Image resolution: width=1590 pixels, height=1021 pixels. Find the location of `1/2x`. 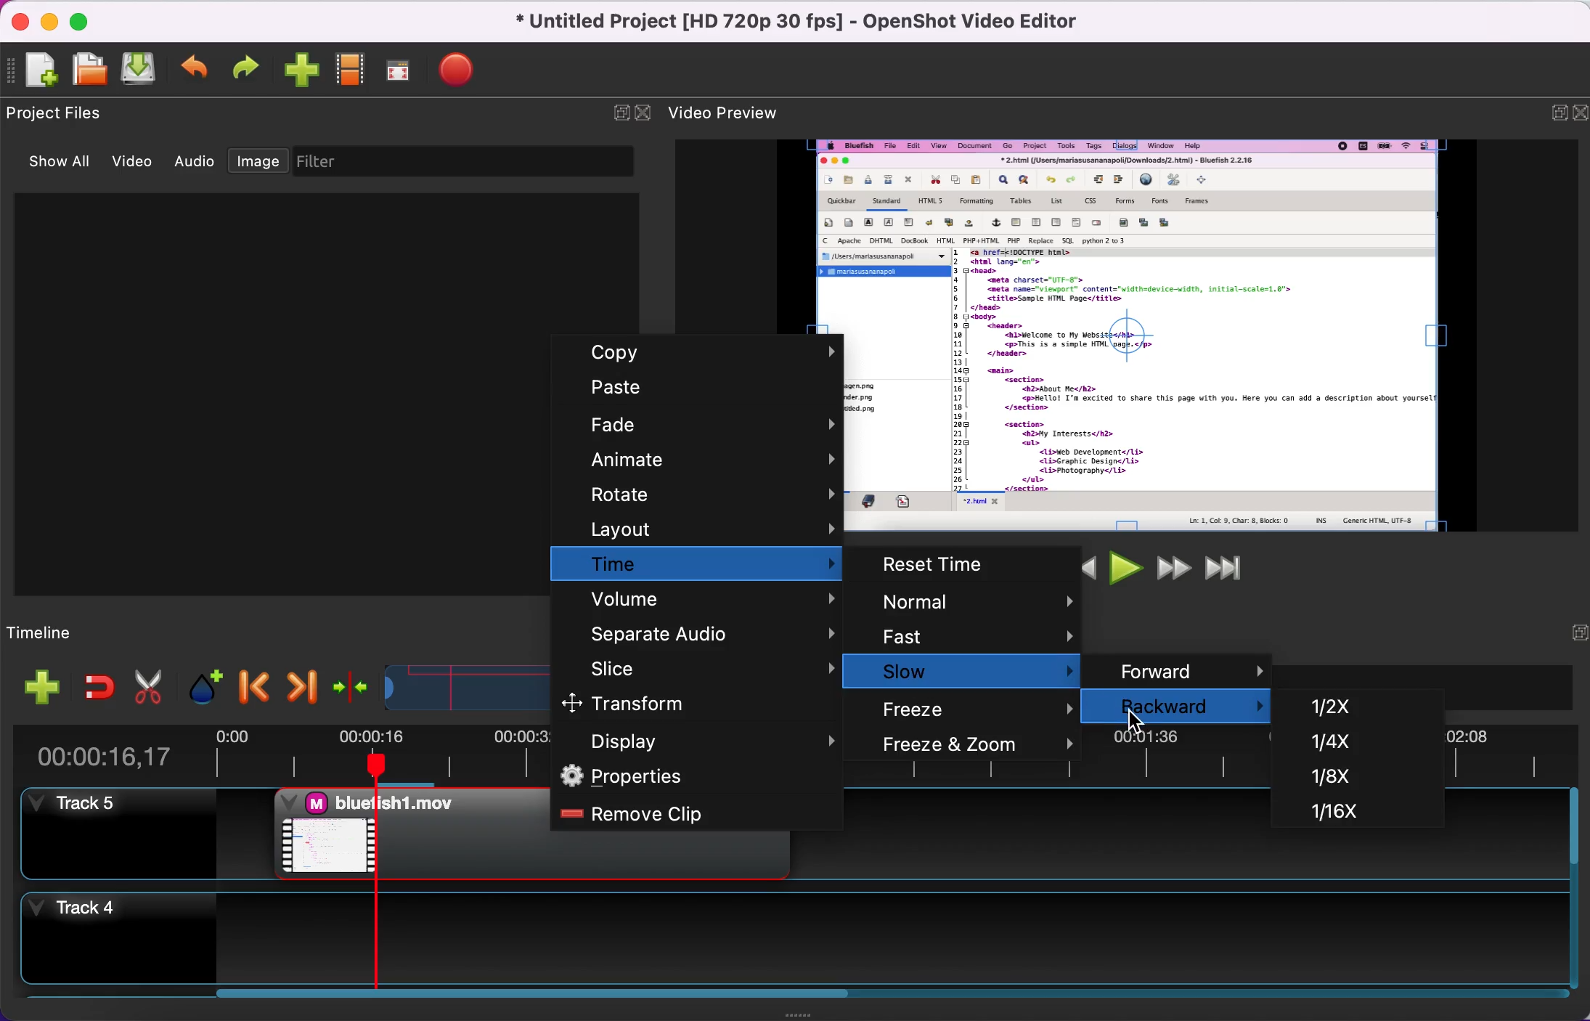

1/2x is located at coordinates (1342, 705).